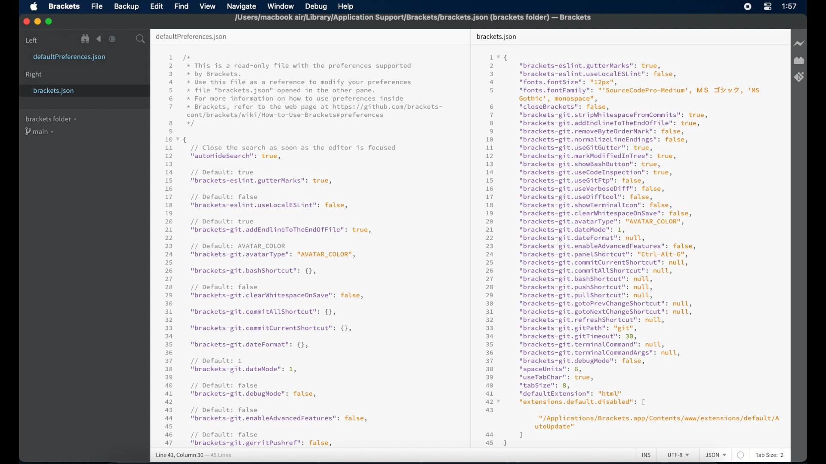  What do you see at coordinates (70, 58) in the screenshot?
I see `defaultpreferences.json` at bounding box center [70, 58].